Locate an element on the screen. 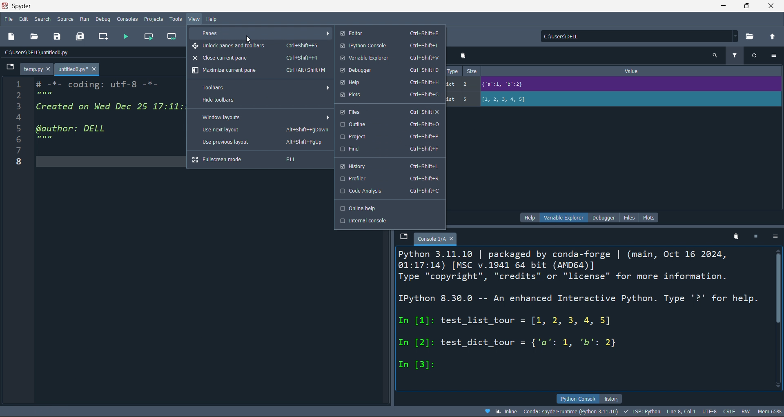  new cell is located at coordinates (104, 36).